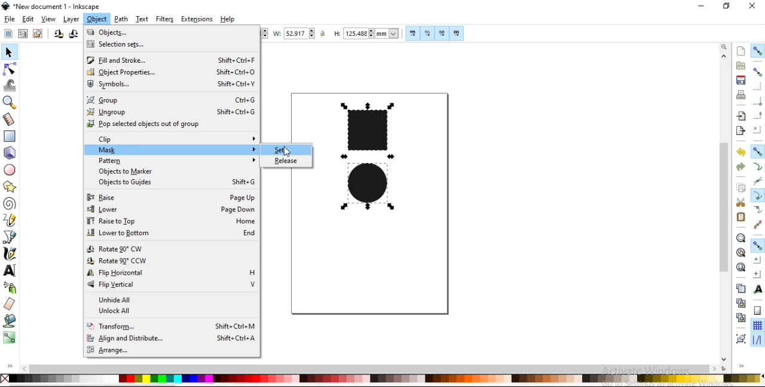 The image size is (765, 387). What do you see at coordinates (11, 186) in the screenshot?
I see `create stars and polygons` at bounding box center [11, 186].